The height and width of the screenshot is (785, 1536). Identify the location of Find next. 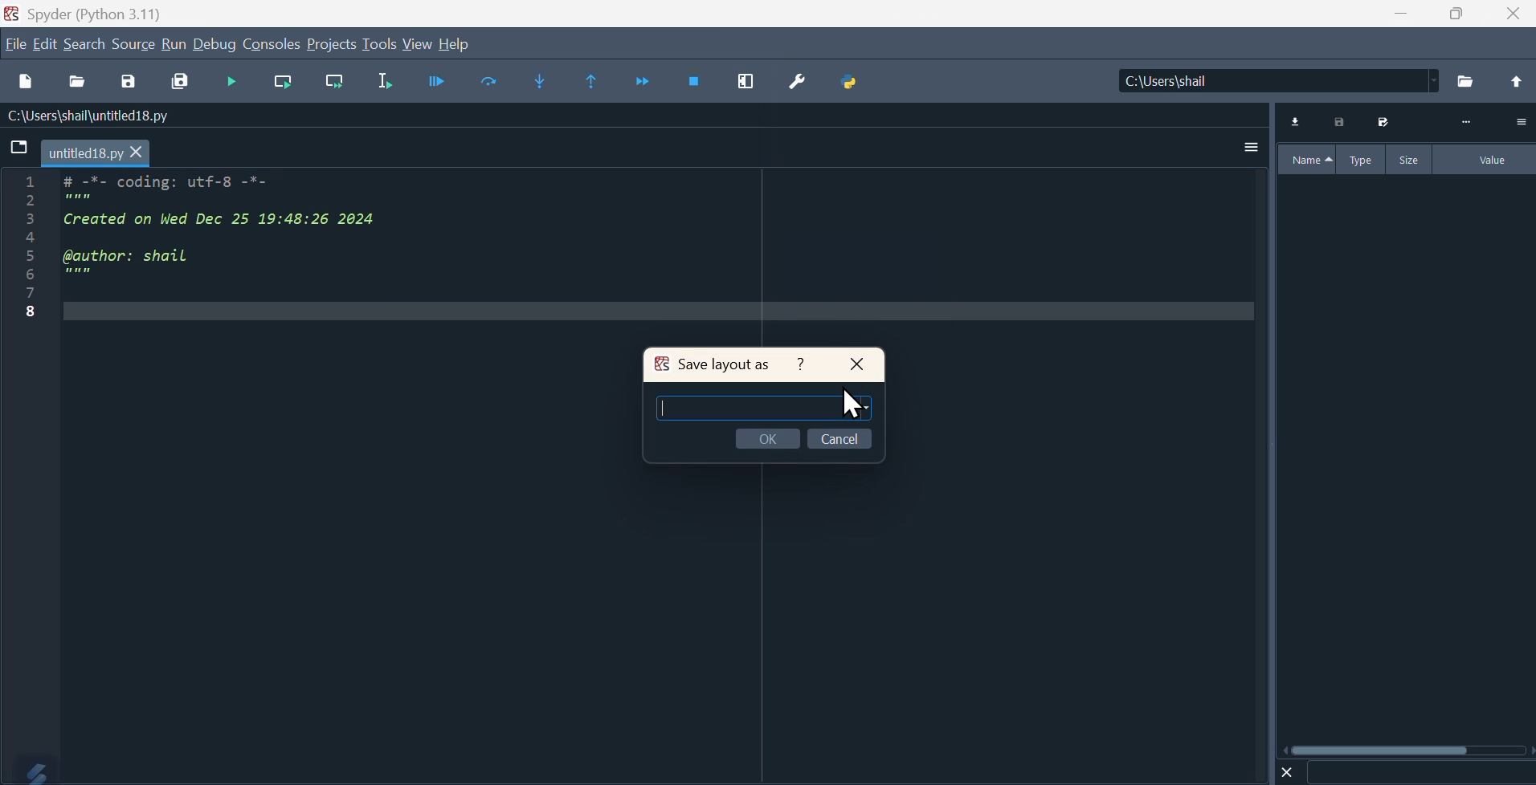
(537, 80).